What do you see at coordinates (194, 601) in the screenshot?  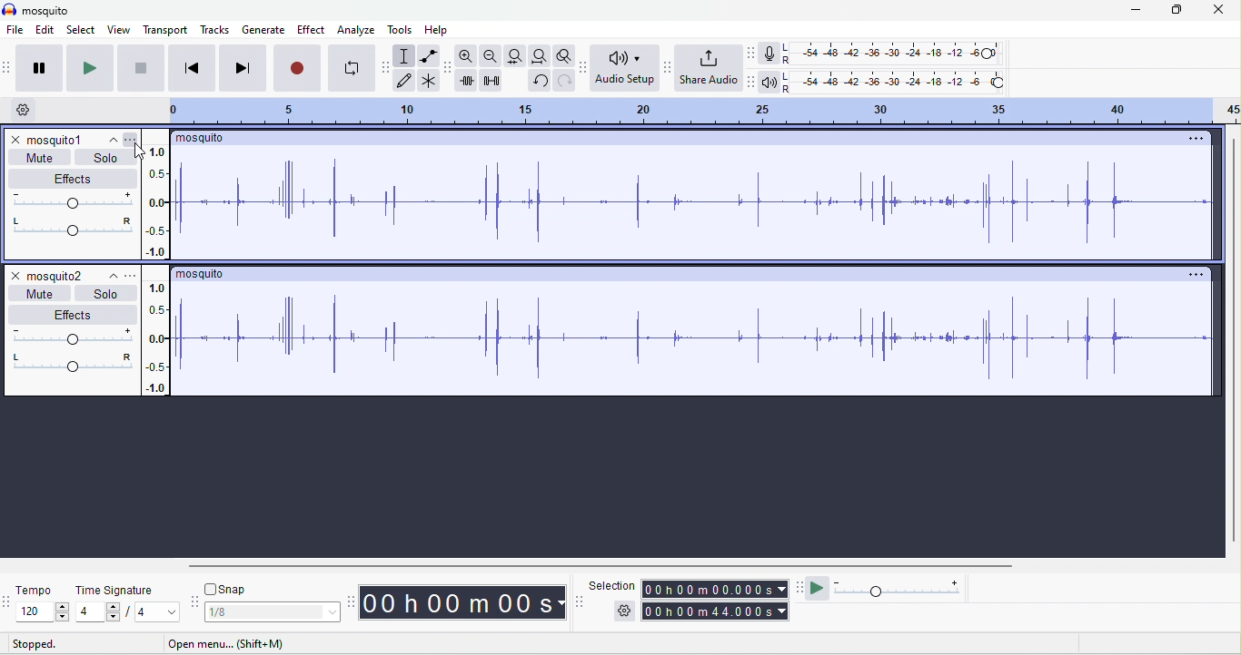 I see `snapping tool` at bounding box center [194, 601].